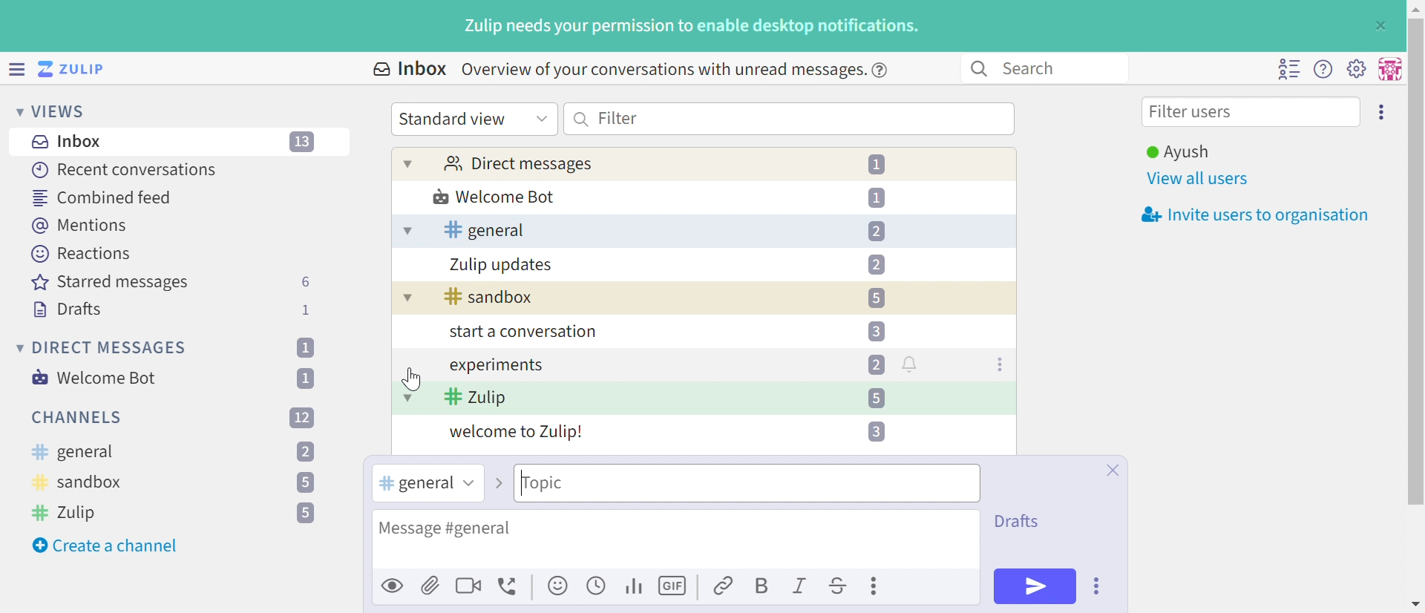 The width and height of the screenshot is (1425, 613). What do you see at coordinates (517, 433) in the screenshot?
I see `welcome to Zulip!` at bounding box center [517, 433].